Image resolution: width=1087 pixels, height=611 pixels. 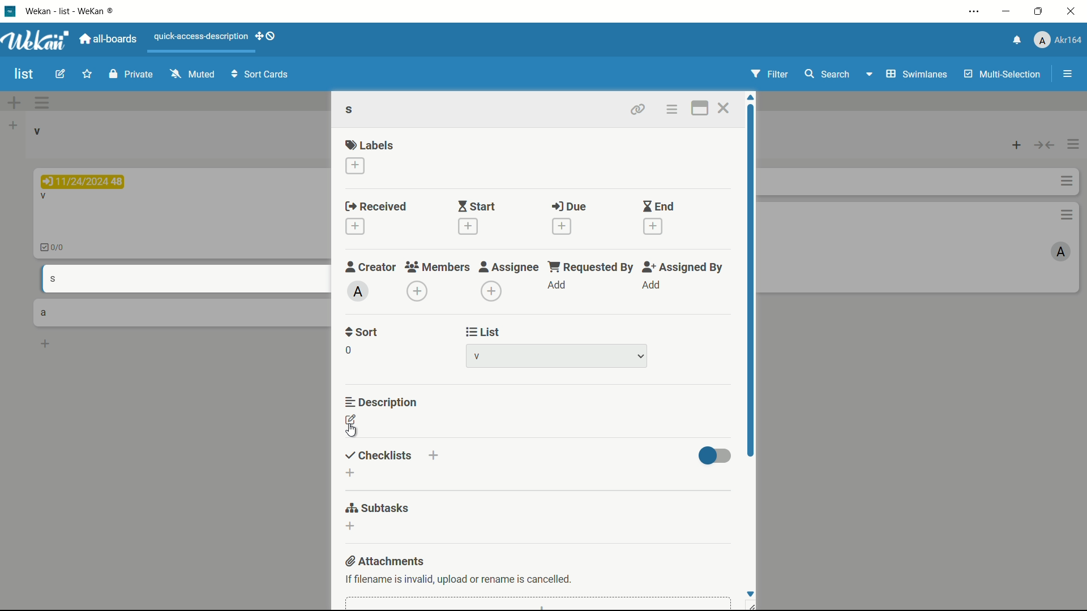 I want to click on add, so click(x=558, y=285).